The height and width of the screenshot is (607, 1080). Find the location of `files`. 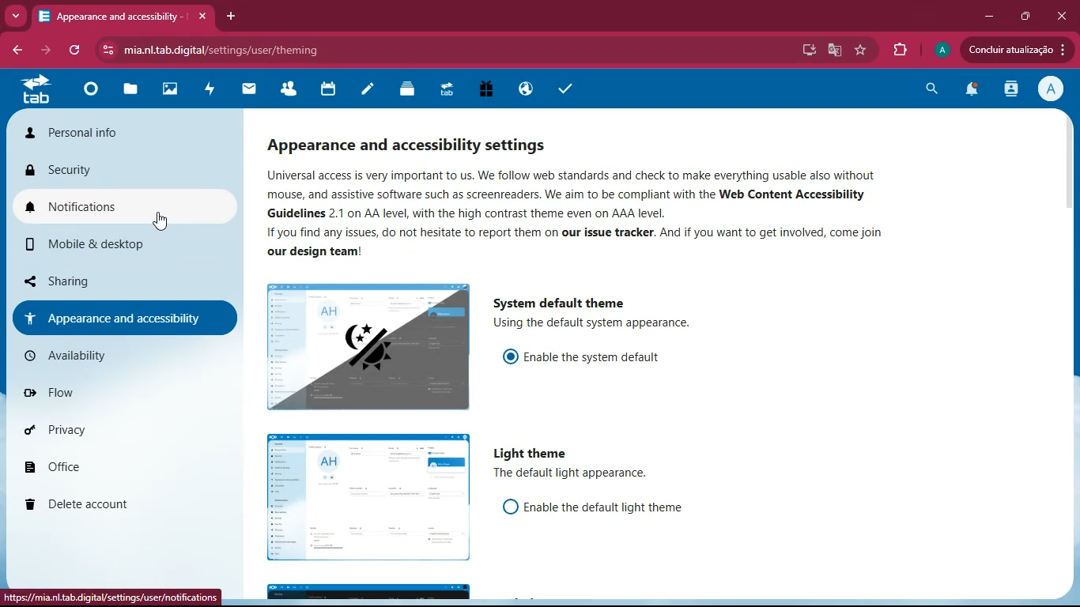

files is located at coordinates (132, 91).